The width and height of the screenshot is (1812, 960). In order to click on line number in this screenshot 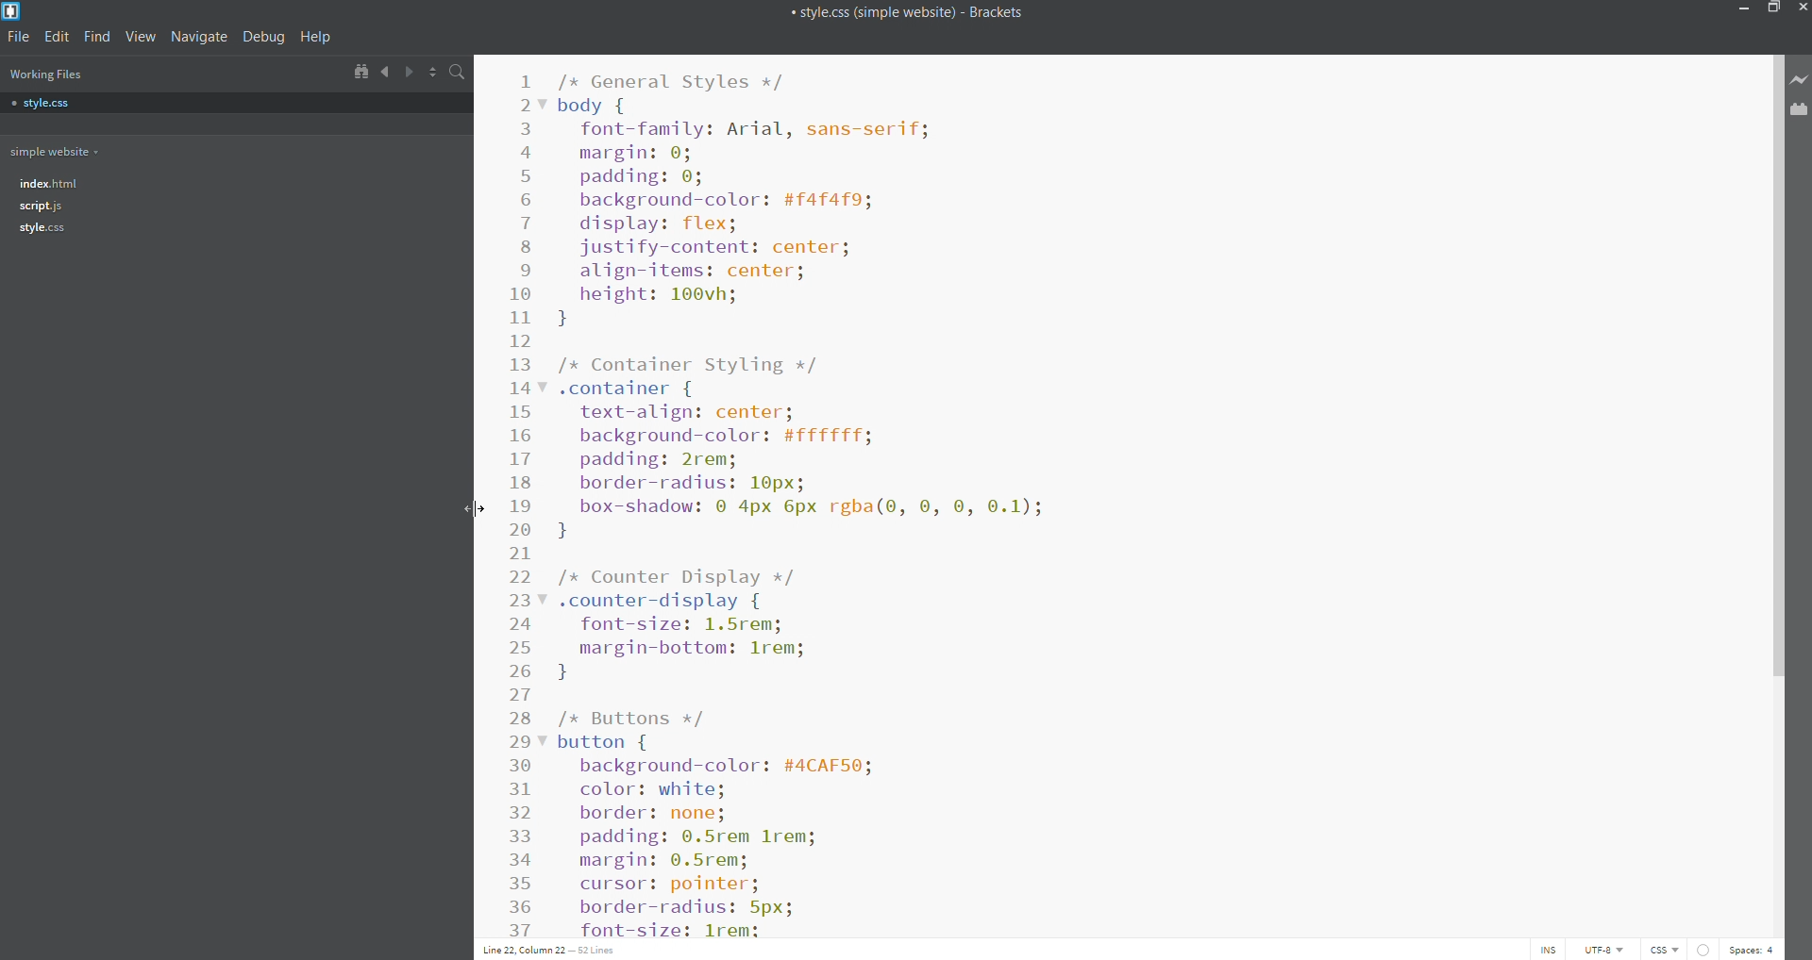, I will do `click(521, 504)`.